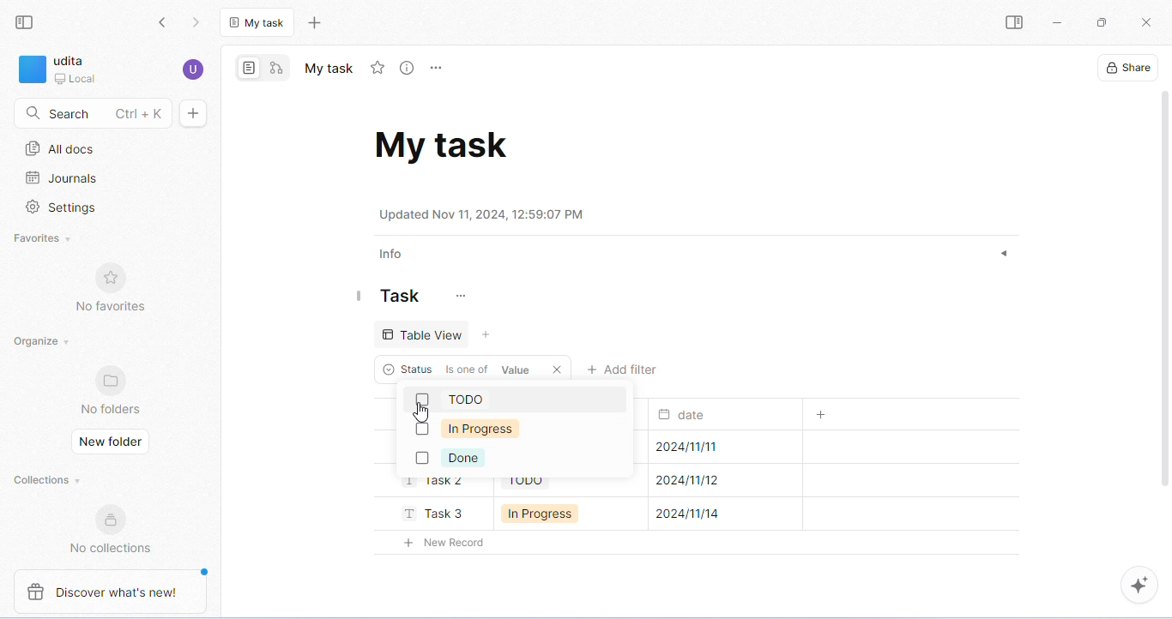 The image size is (1172, 619). Describe the element at coordinates (423, 459) in the screenshot. I see `checkbox` at that location.